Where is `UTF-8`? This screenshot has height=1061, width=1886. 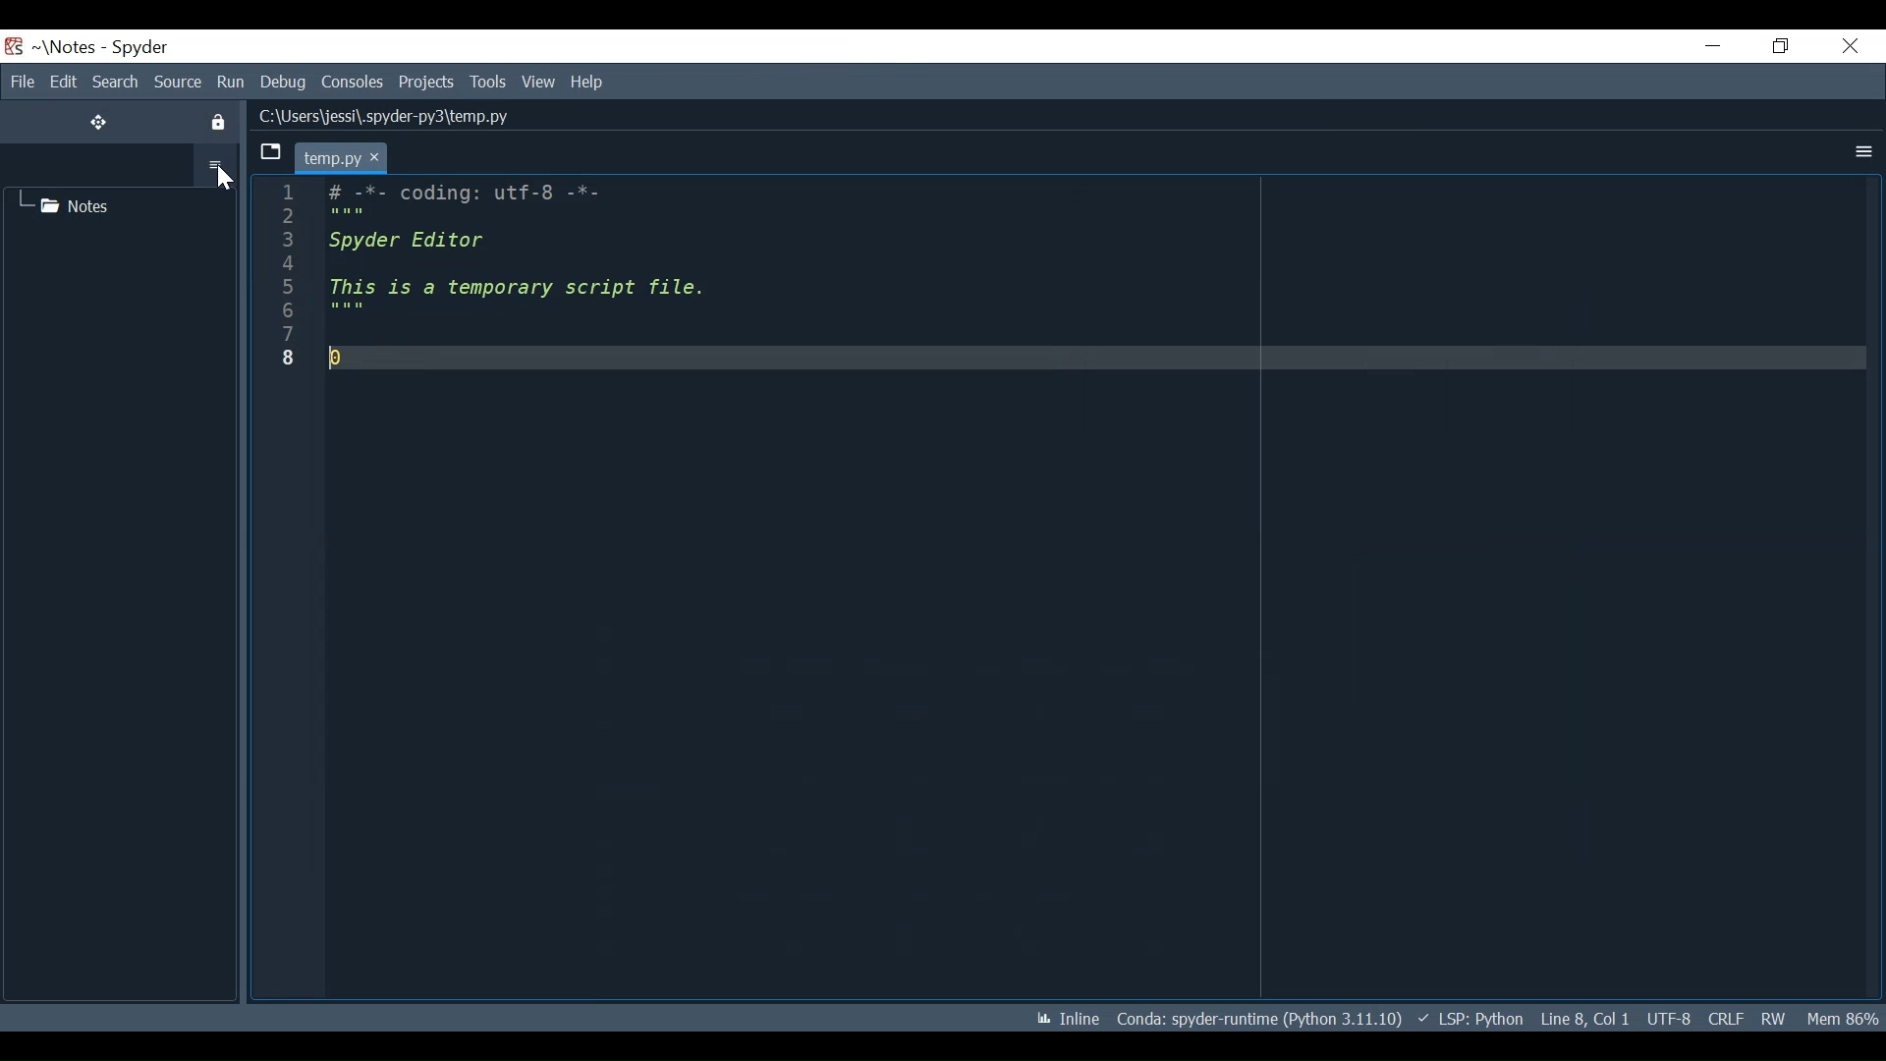 UTF-8 is located at coordinates (1667, 1020).